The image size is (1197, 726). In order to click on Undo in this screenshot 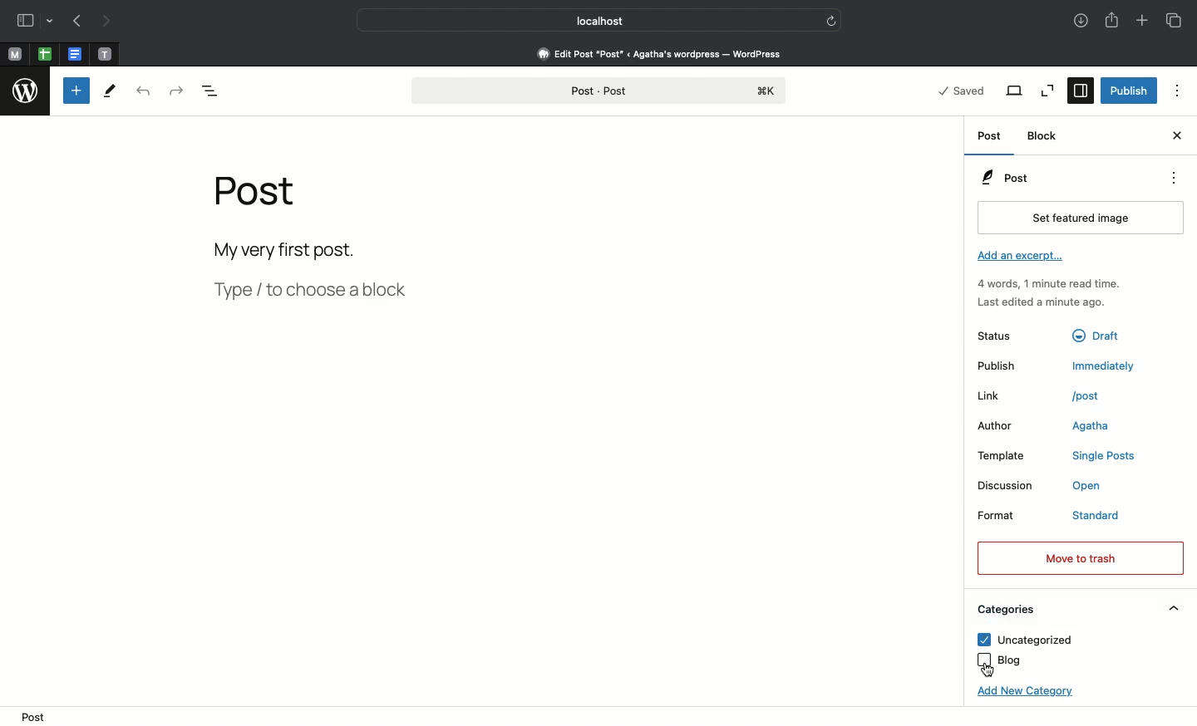, I will do `click(143, 93)`.